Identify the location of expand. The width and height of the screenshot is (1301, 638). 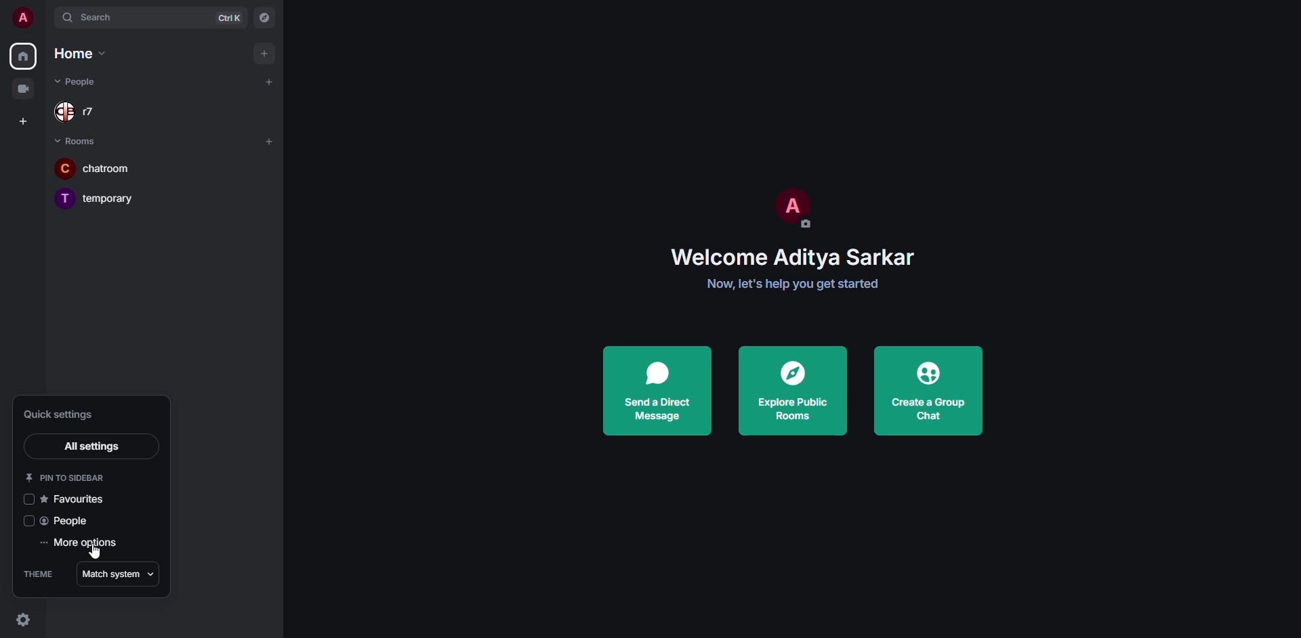
(46, 19).